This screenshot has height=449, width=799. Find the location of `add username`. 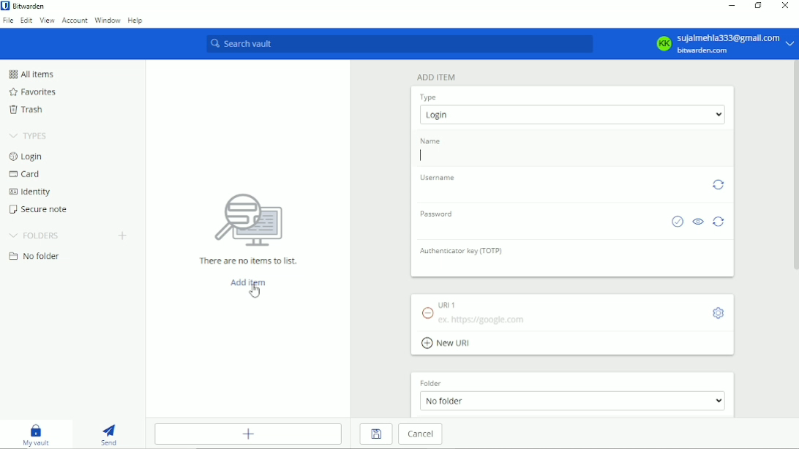

add username is located at coordinates (559, 191).